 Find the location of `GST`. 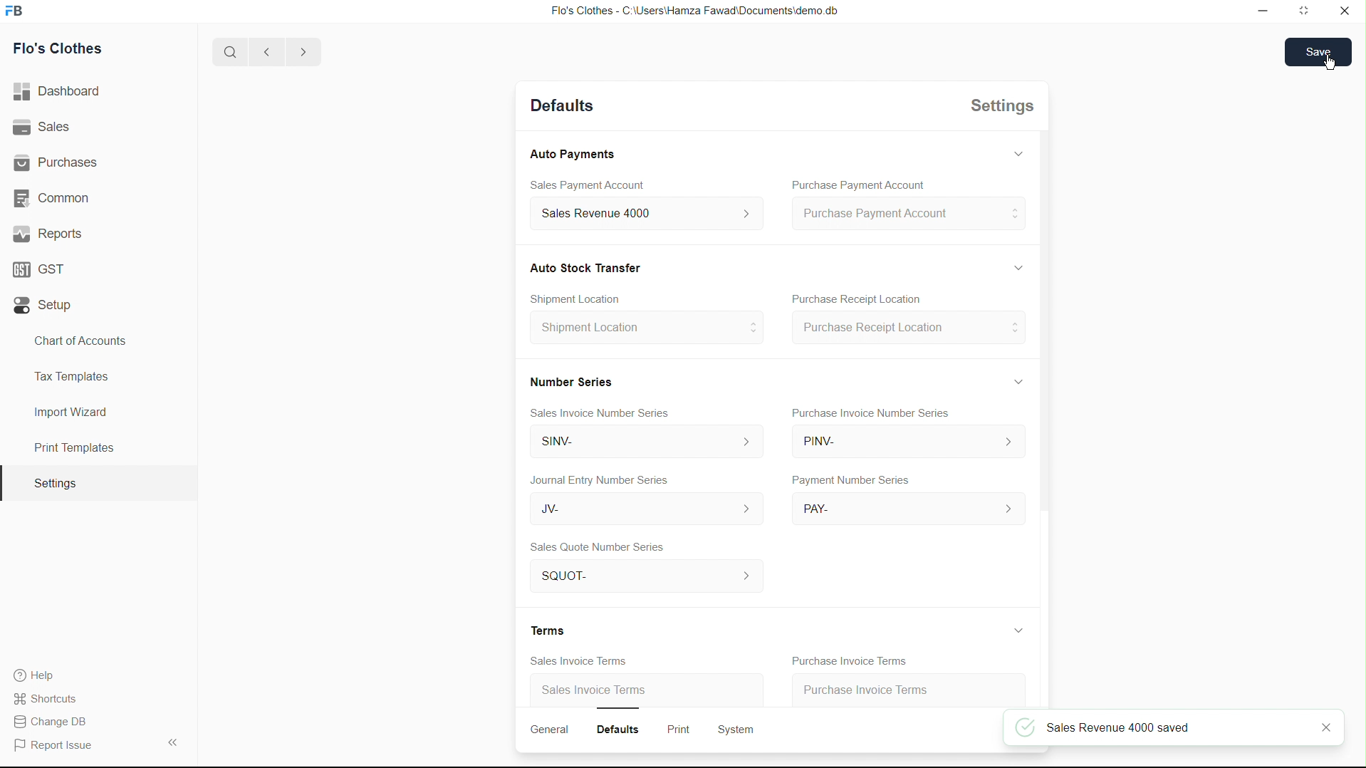

GST is located at coordinates (44, 266).